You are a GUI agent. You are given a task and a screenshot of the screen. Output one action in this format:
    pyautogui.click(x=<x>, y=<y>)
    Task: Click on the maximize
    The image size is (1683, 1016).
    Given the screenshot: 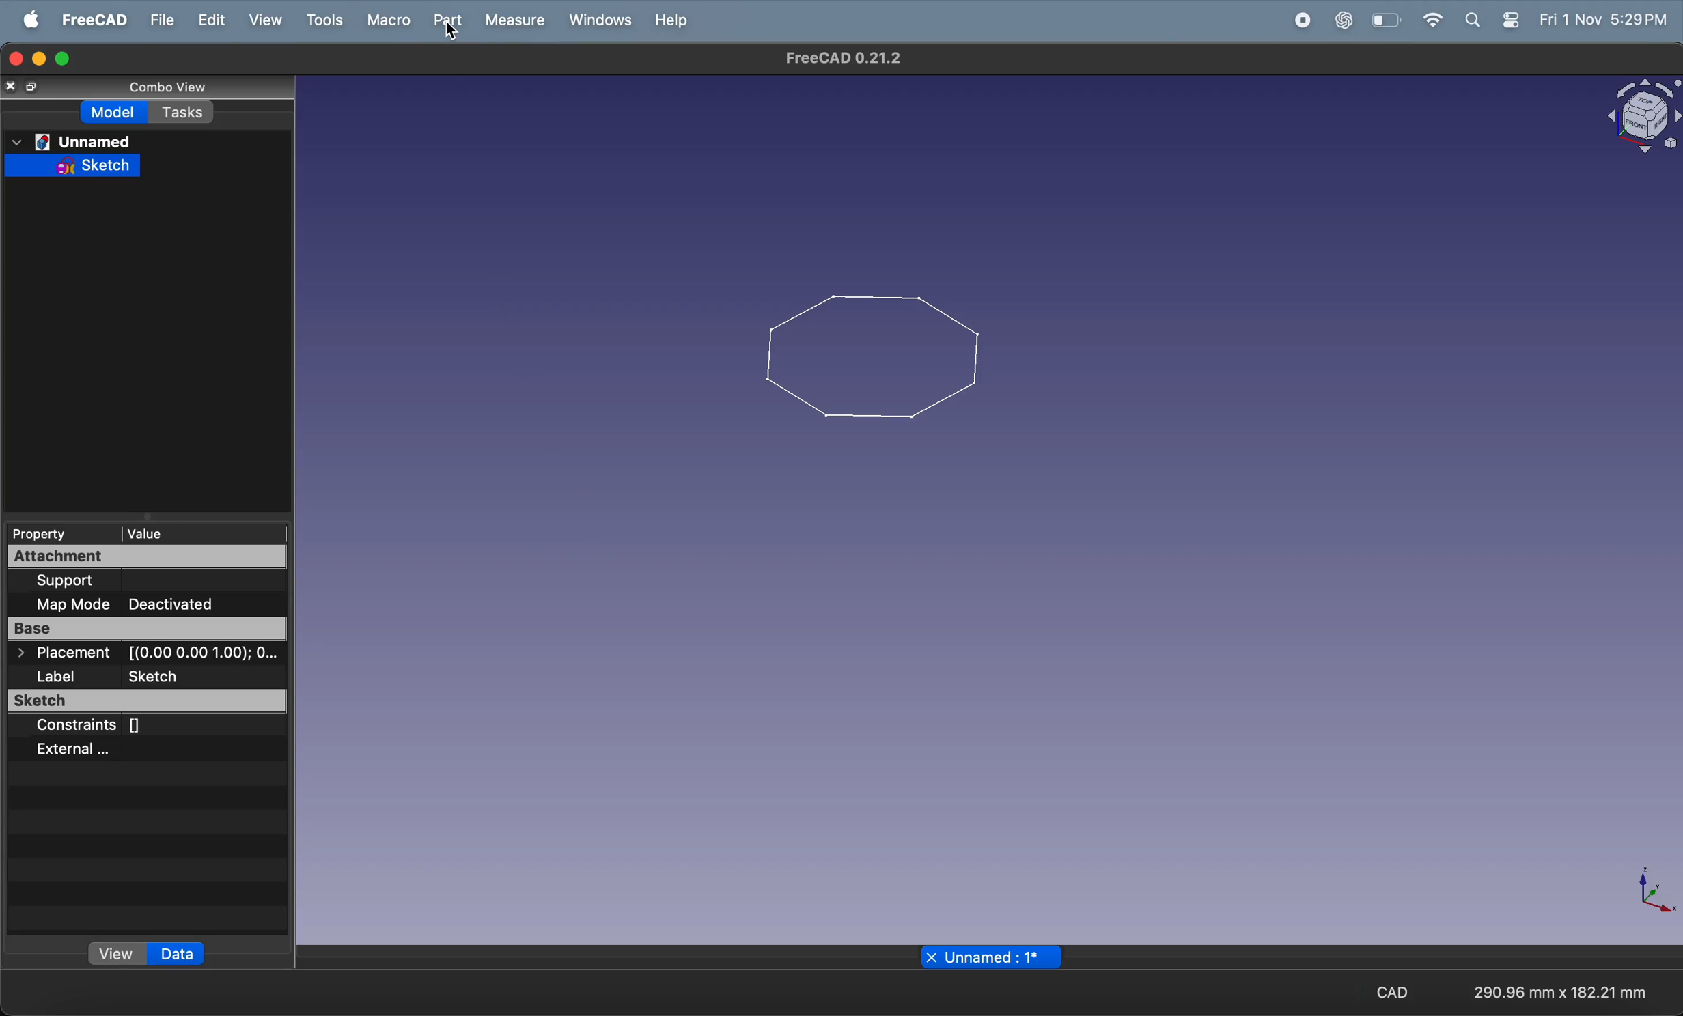 What is the action you would take?
    pyautogui.click(x=64, y=57)
    